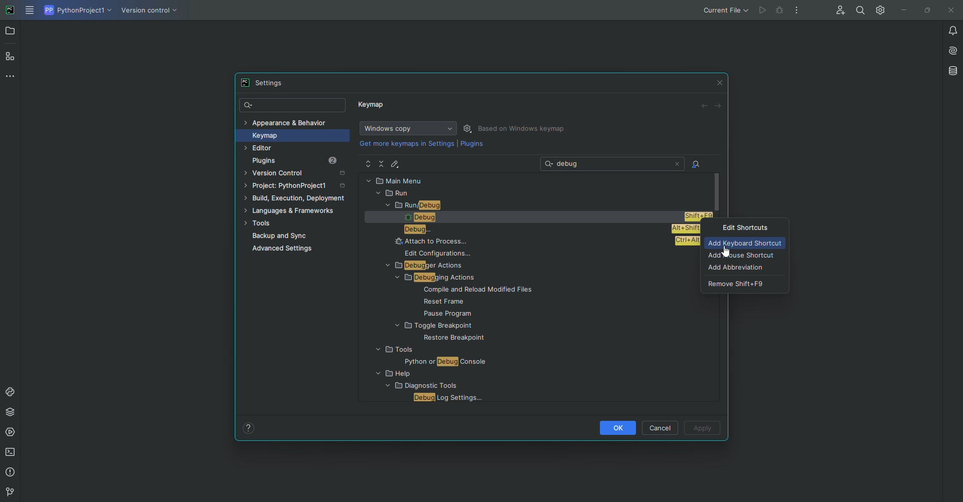 The image size is (963, 502). Describe the element at coordinates (947, 30) in the screenshot. I see `Notifications` at that location.